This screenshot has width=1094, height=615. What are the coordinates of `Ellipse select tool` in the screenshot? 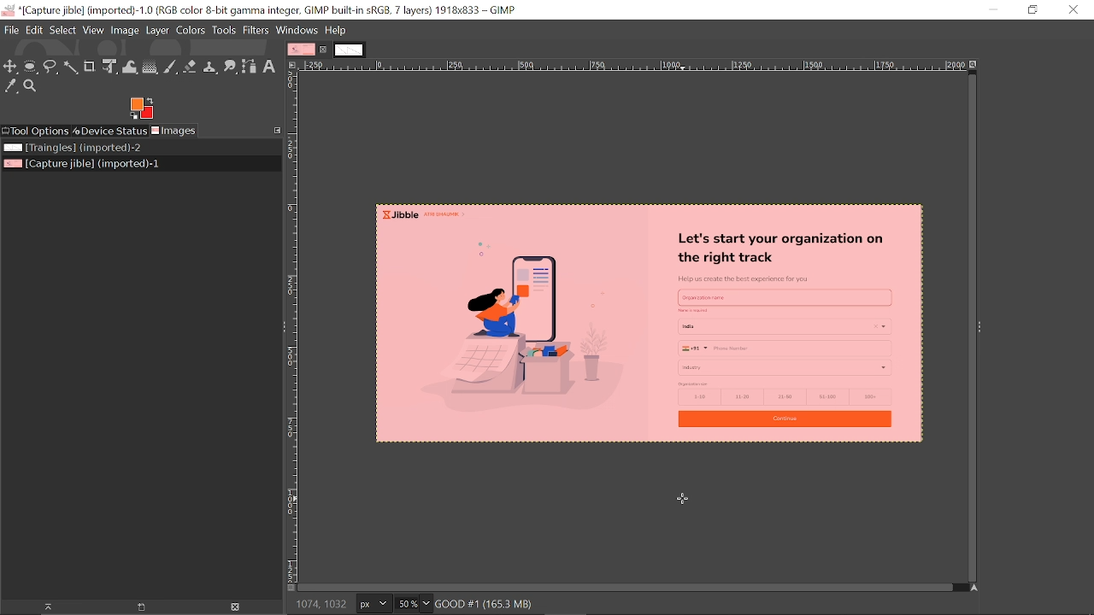 It's located at (31, 67).